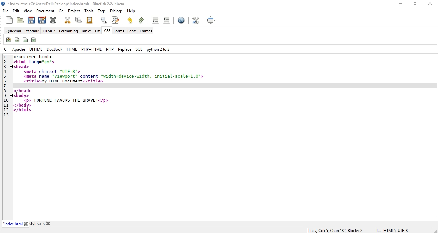 The height and width of the screenshot is (233, 438). What do you see at coordinates (55, 49) in the screenshot?
I see `docbook` at bounding box center [55, 49].